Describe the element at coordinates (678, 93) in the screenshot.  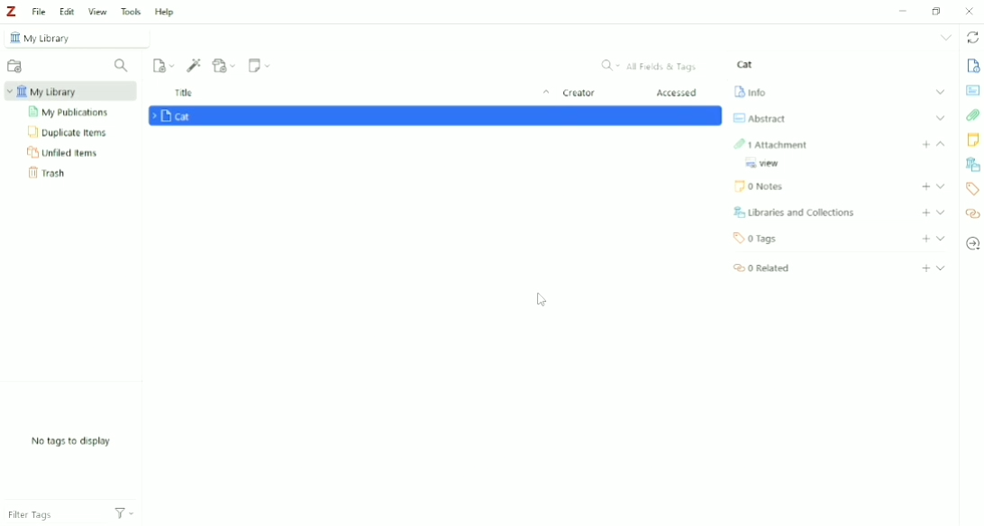
I see `Accessed` at that location.